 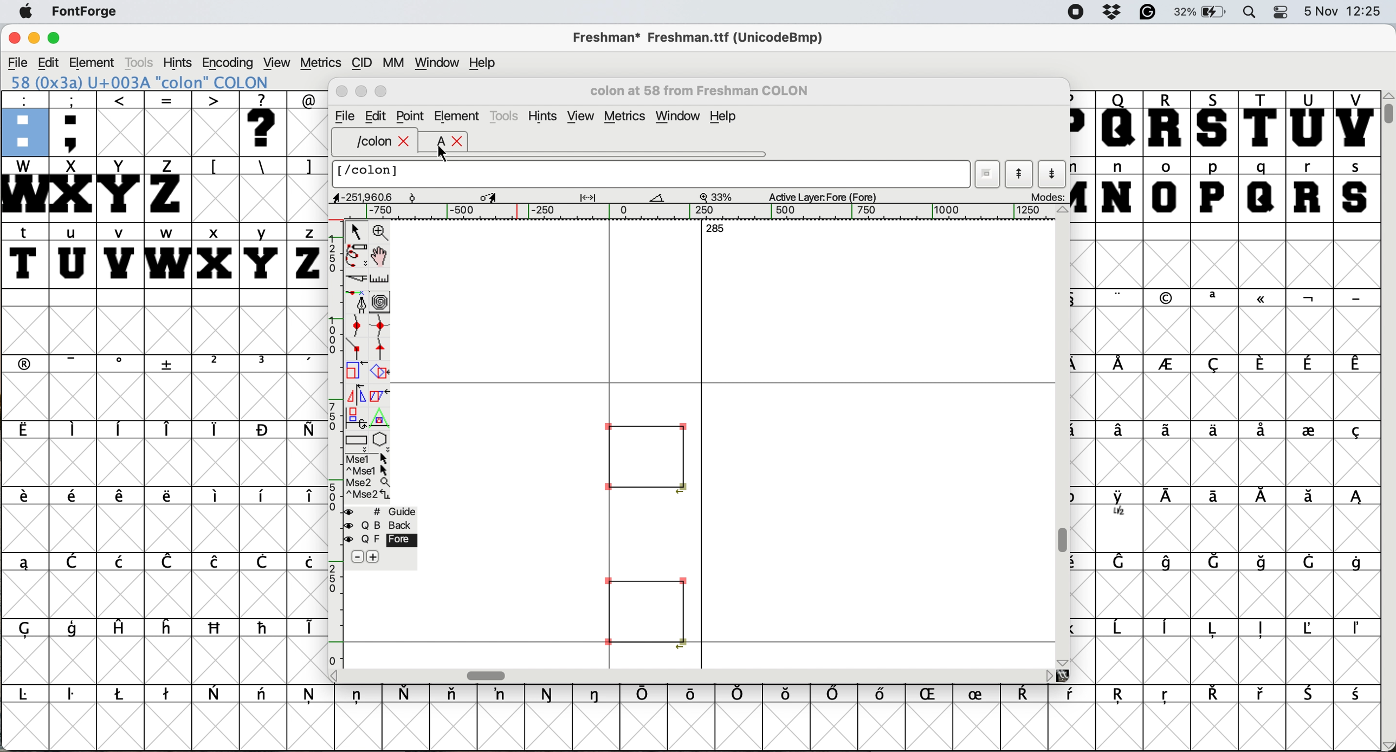 What do you see at coordinates (1117, 189) in the screenshot?
I see `n` at bounding box center [1117, 189].